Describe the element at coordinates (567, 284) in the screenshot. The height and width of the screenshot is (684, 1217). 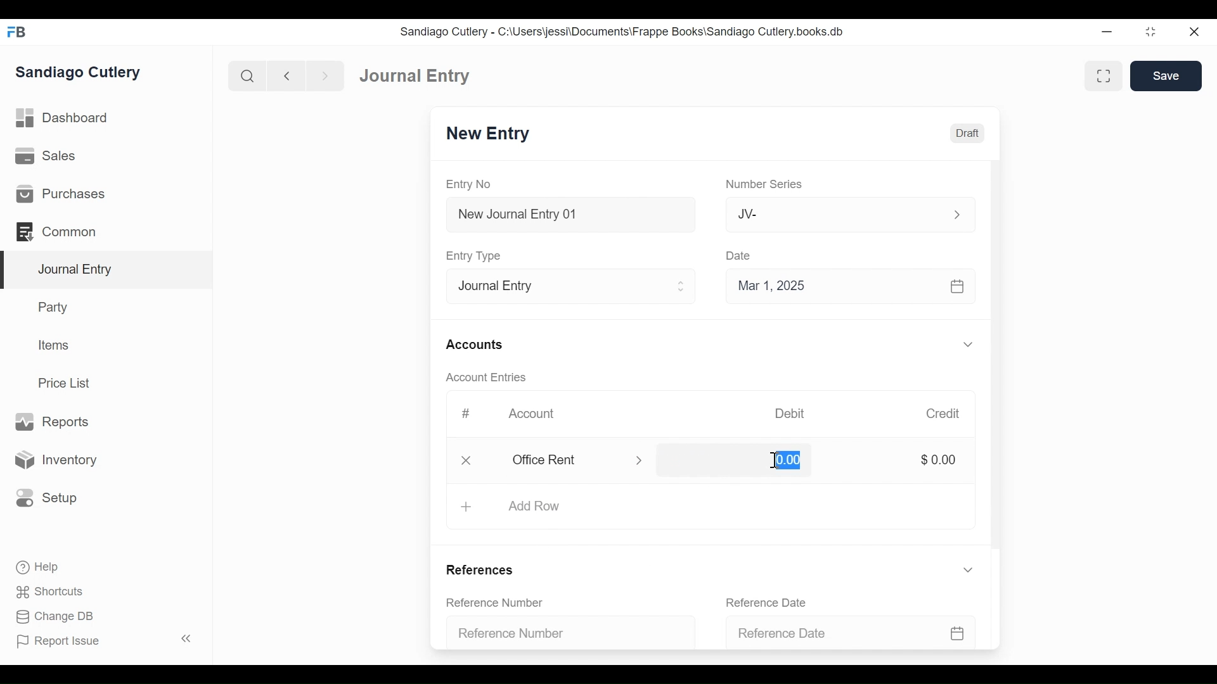
I see `Entry Type` at that location.